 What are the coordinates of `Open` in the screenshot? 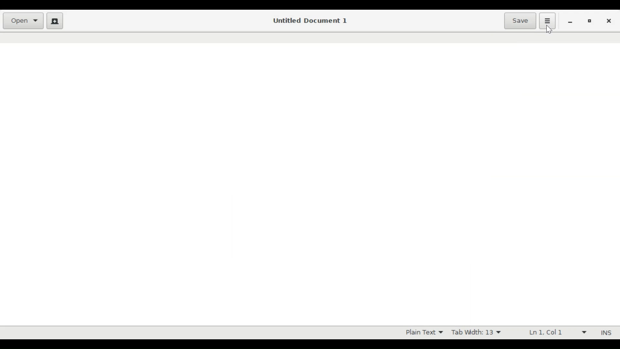 It's located at (23, 20).